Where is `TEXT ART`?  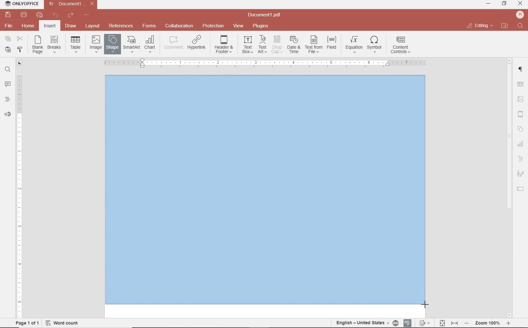
TEXT ART is located at coordinates (521, 160).